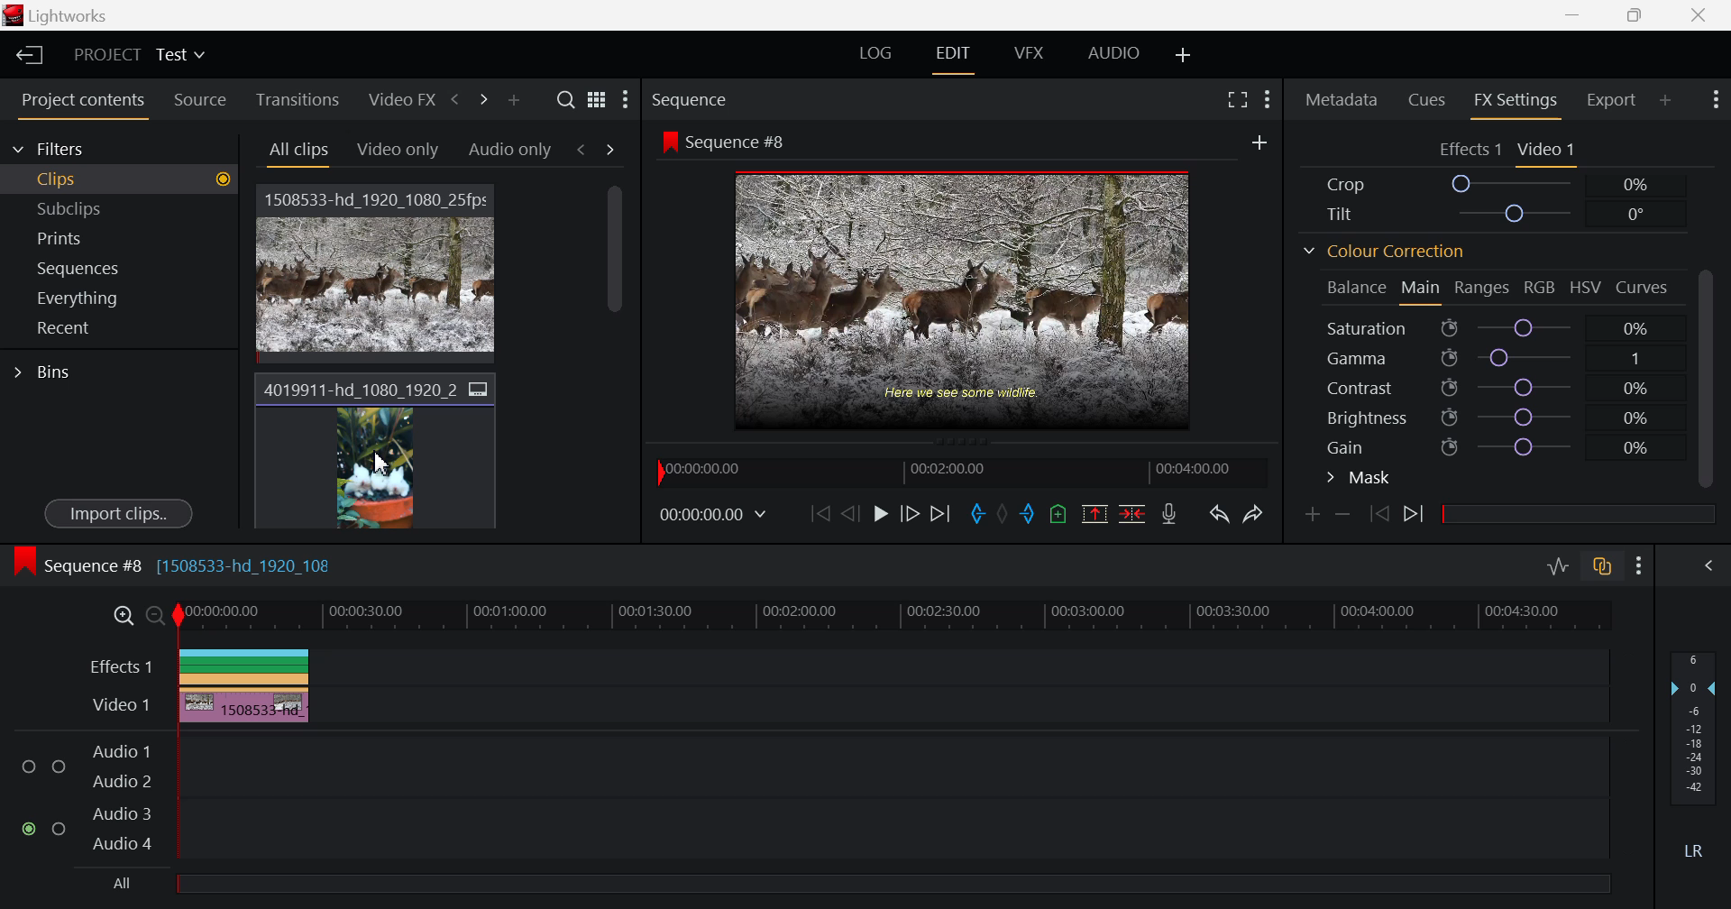 This screenshot has height=909, width=1731. I want to click on Redo, so click(1256, 514).